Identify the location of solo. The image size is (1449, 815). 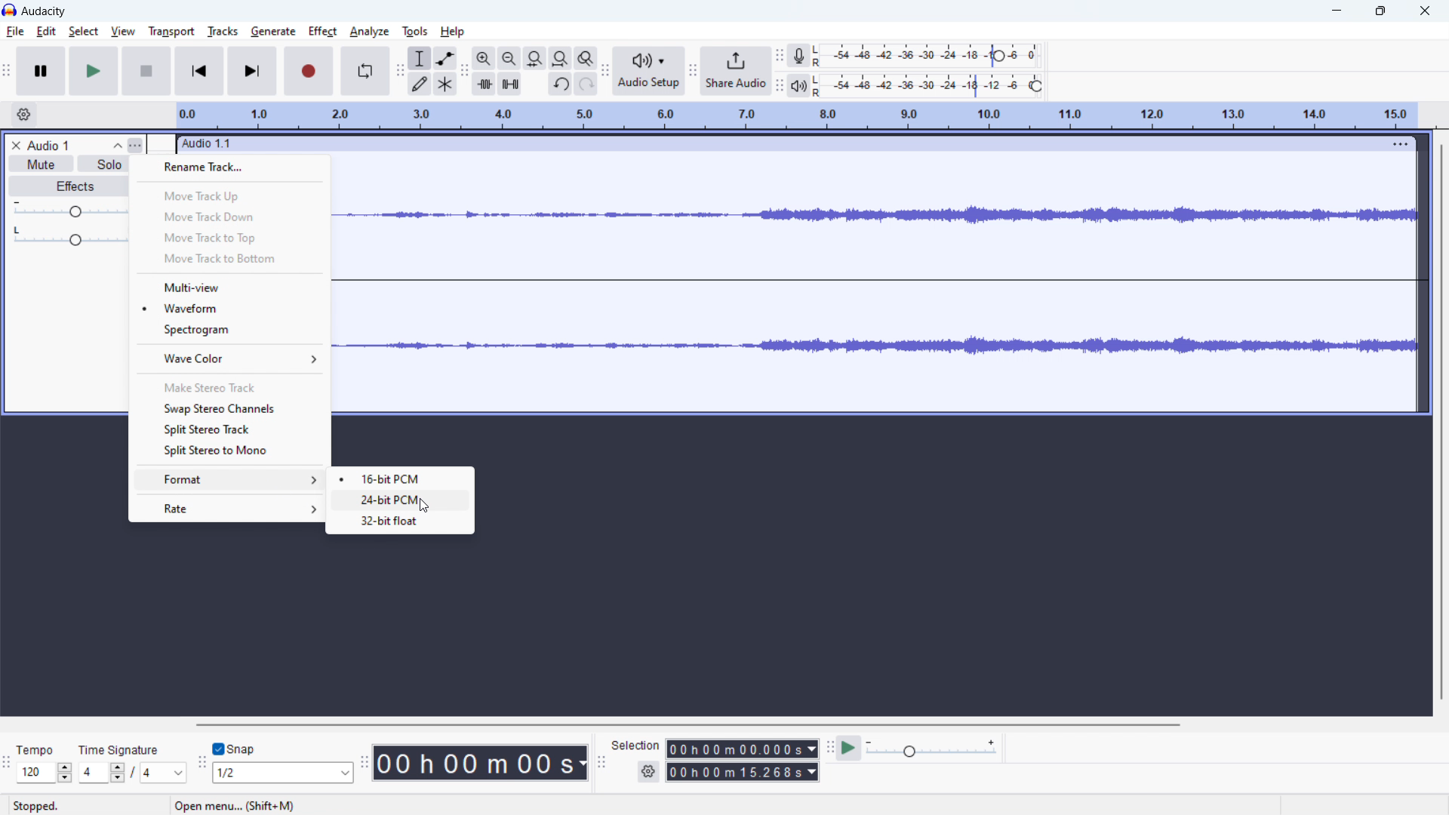
(105, 163).